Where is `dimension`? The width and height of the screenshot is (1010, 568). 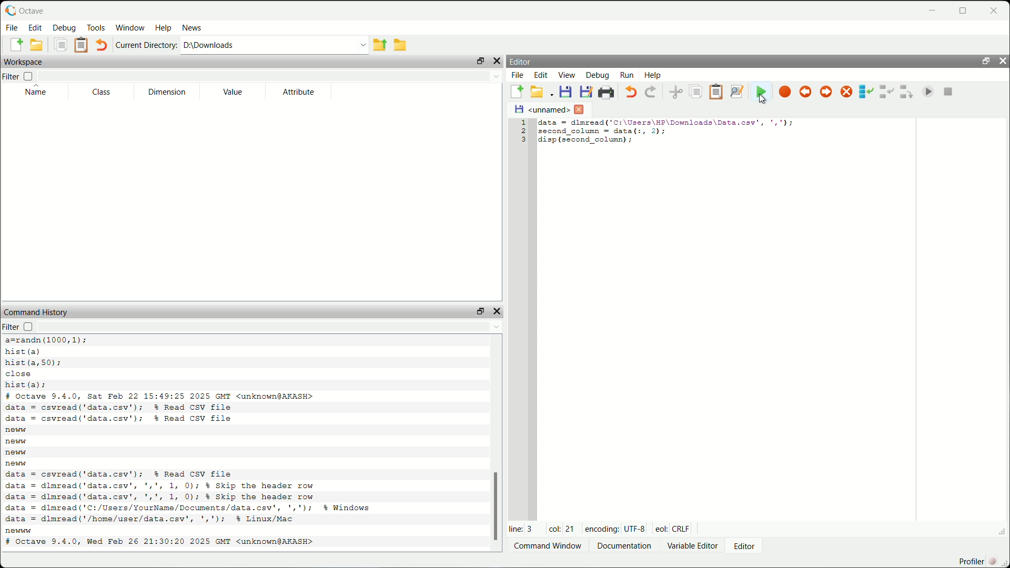
dimension is located at coordinates (164, 92).